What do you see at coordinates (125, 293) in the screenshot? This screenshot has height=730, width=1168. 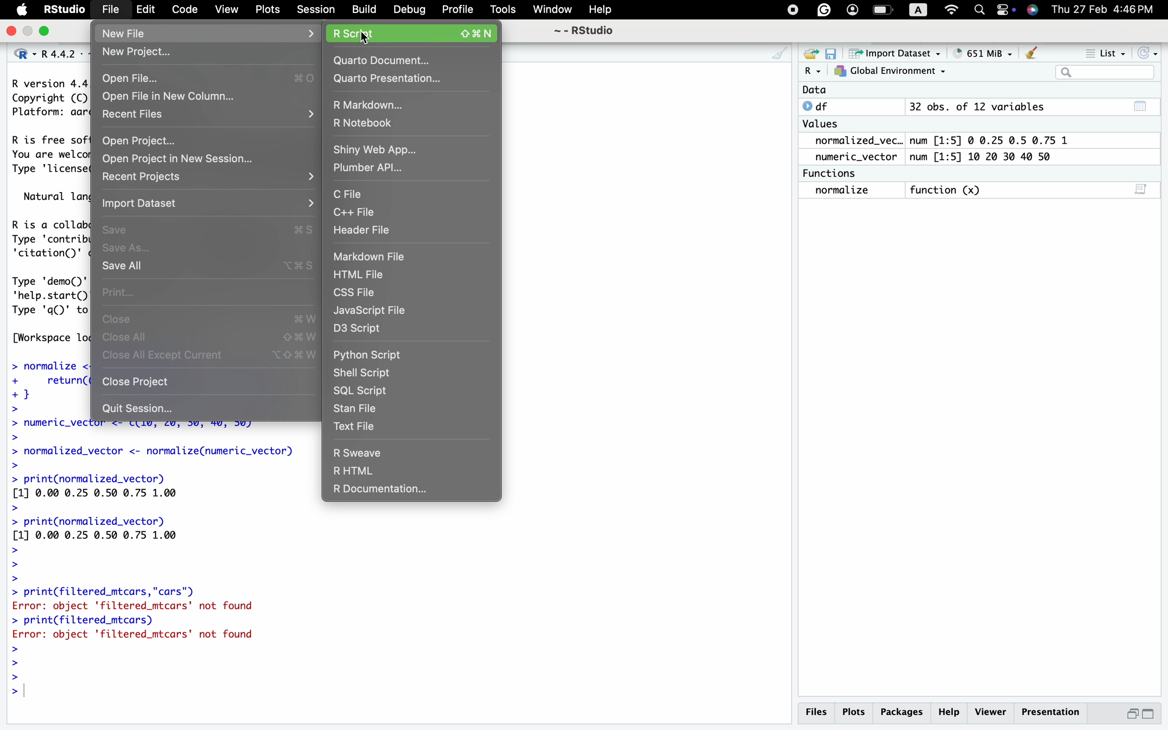 I see `Print...` at bounding box center [125, 293].